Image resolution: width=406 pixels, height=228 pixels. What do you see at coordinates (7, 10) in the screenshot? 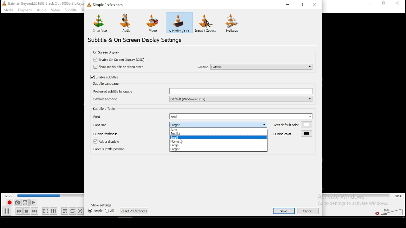
I see `` at bounding box center [7, 10].